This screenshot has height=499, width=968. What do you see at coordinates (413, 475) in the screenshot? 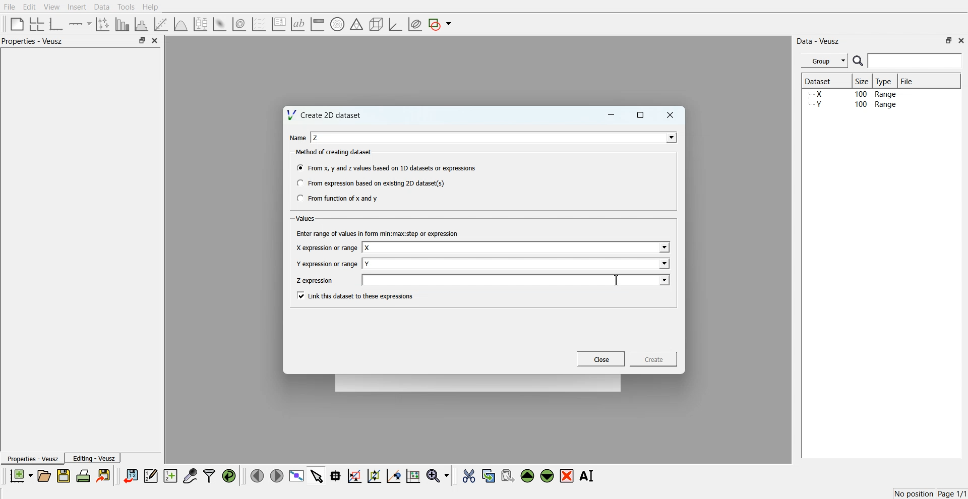
I see `Click to reset graph axes` at bounding box center [413, 475].